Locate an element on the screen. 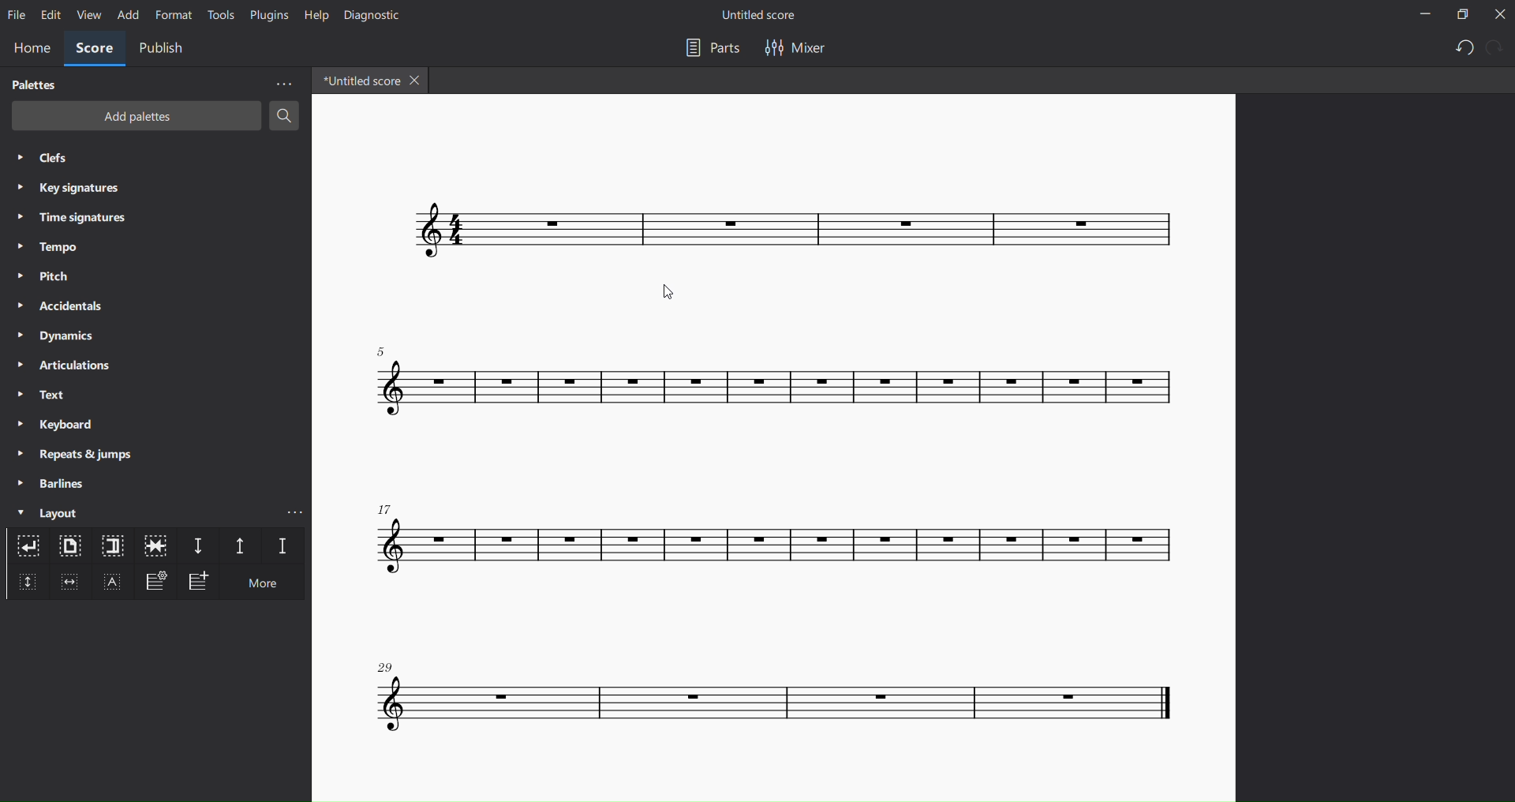 This screenshot has height=802, width=1515. diagnostic is located at coordinates (370, 15).